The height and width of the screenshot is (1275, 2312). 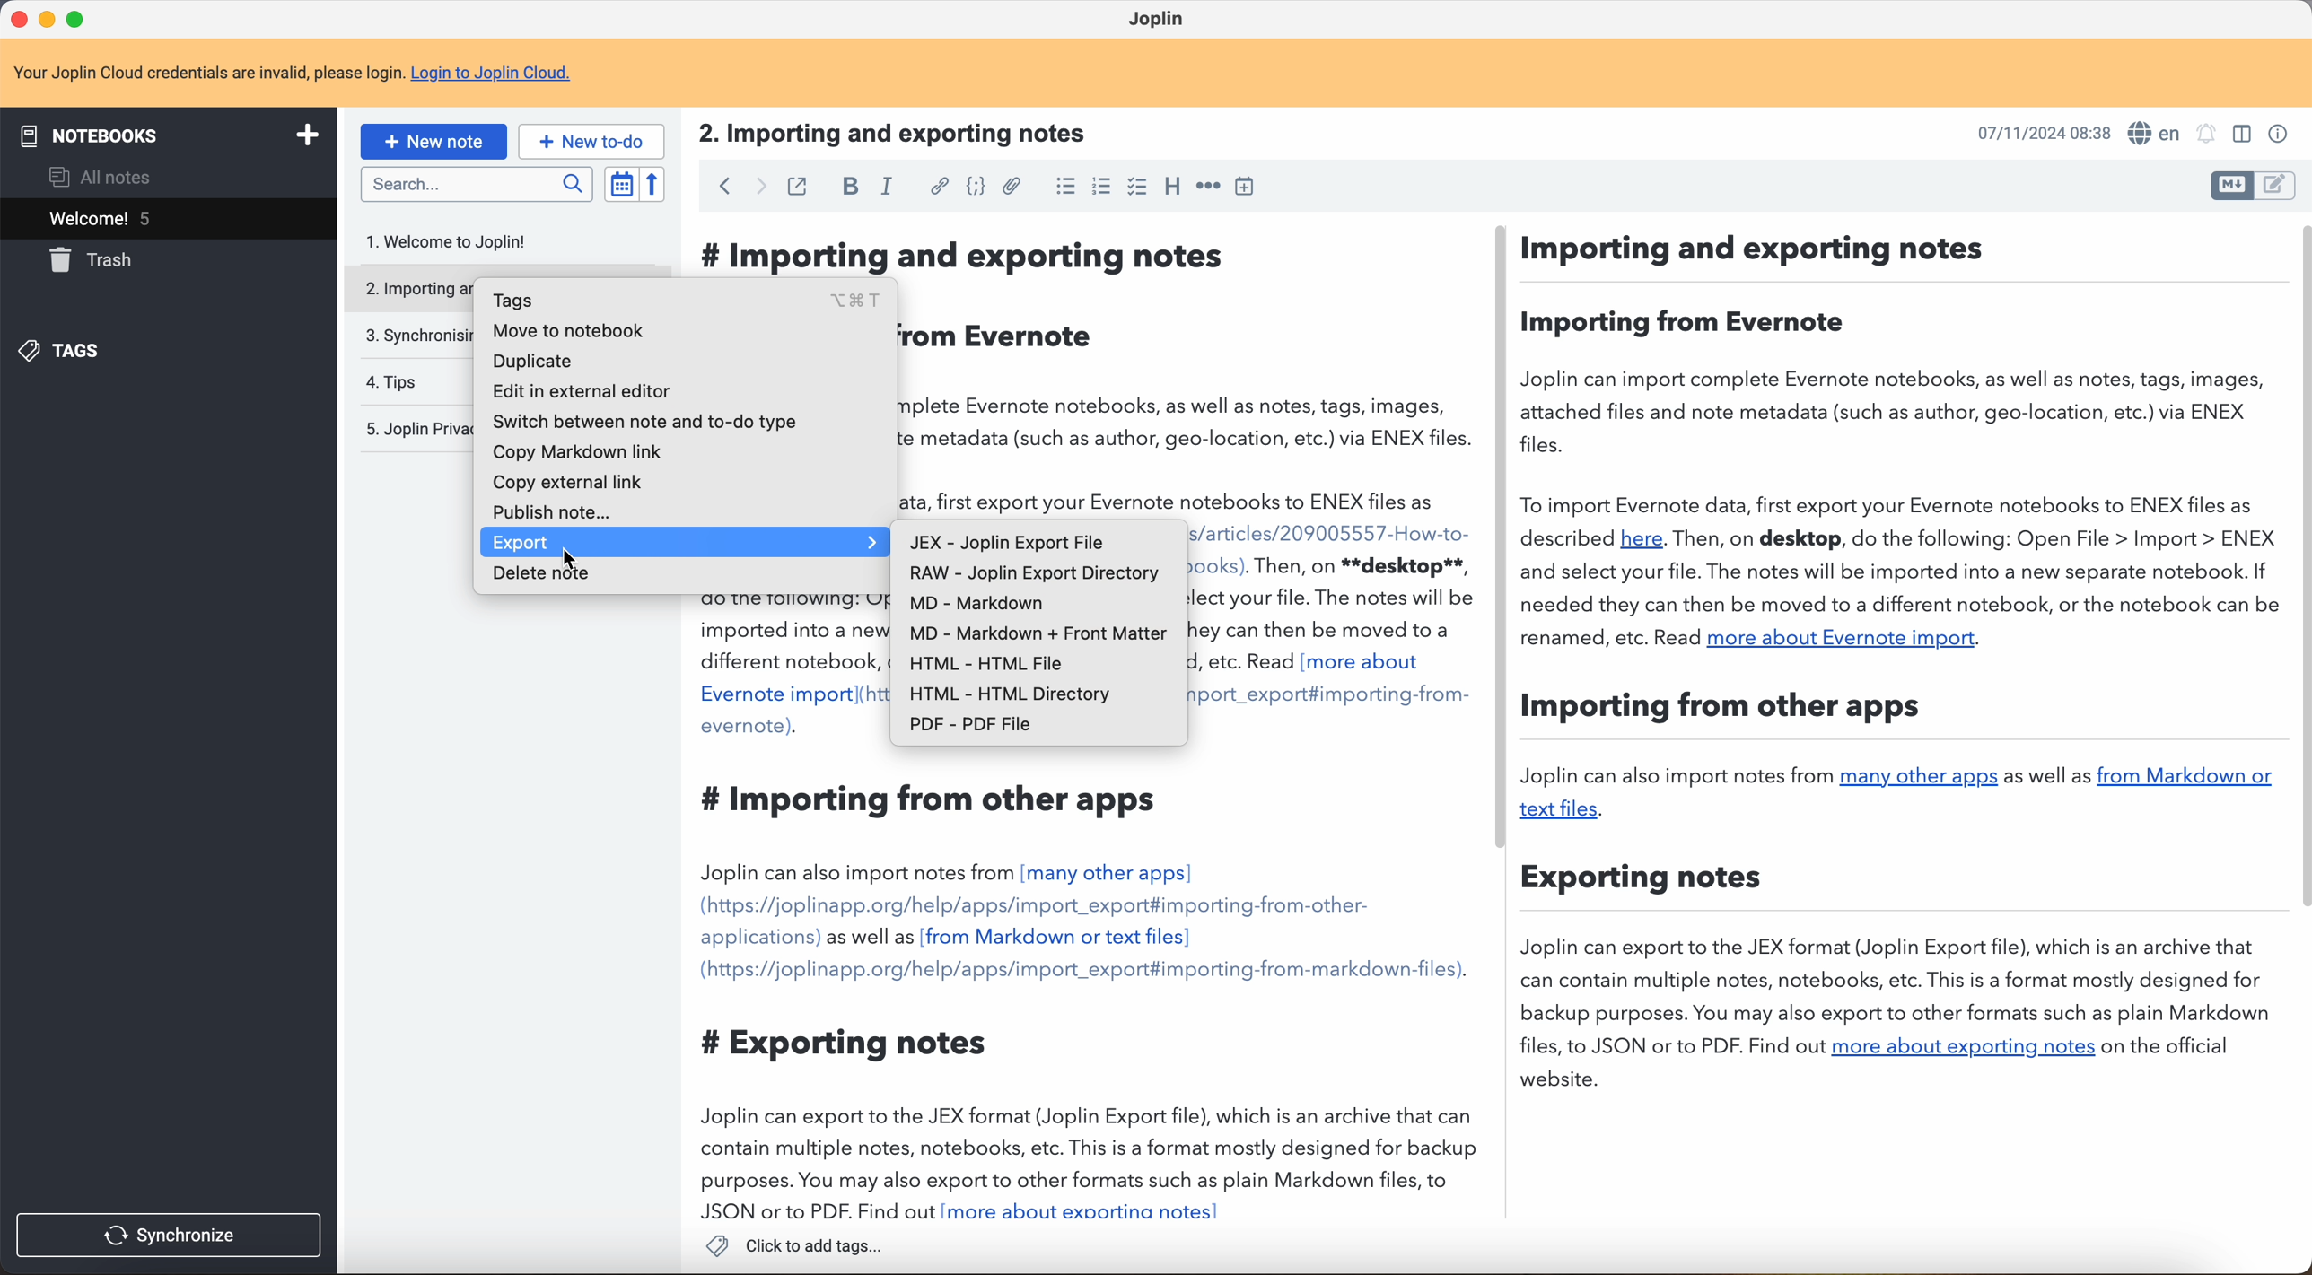 What do you see at coordinates (50, 18) in the screenshot?
I see `minimize` at bounding box center [50, 18].